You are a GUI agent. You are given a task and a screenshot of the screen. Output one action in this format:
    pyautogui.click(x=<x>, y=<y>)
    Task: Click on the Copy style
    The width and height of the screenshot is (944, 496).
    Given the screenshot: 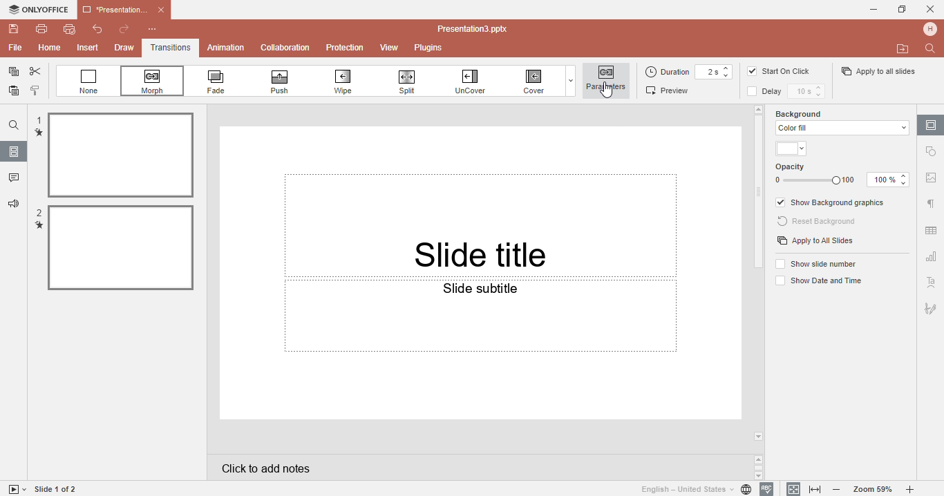 What is the action you would take?
    pyautogui.click(x=36, y=92)
    